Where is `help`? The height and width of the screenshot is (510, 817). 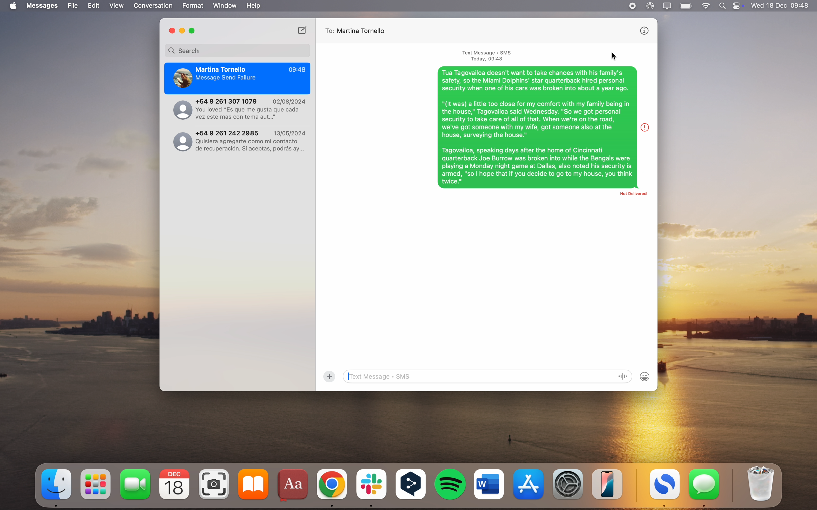
help is located at coordinates (253, 6).